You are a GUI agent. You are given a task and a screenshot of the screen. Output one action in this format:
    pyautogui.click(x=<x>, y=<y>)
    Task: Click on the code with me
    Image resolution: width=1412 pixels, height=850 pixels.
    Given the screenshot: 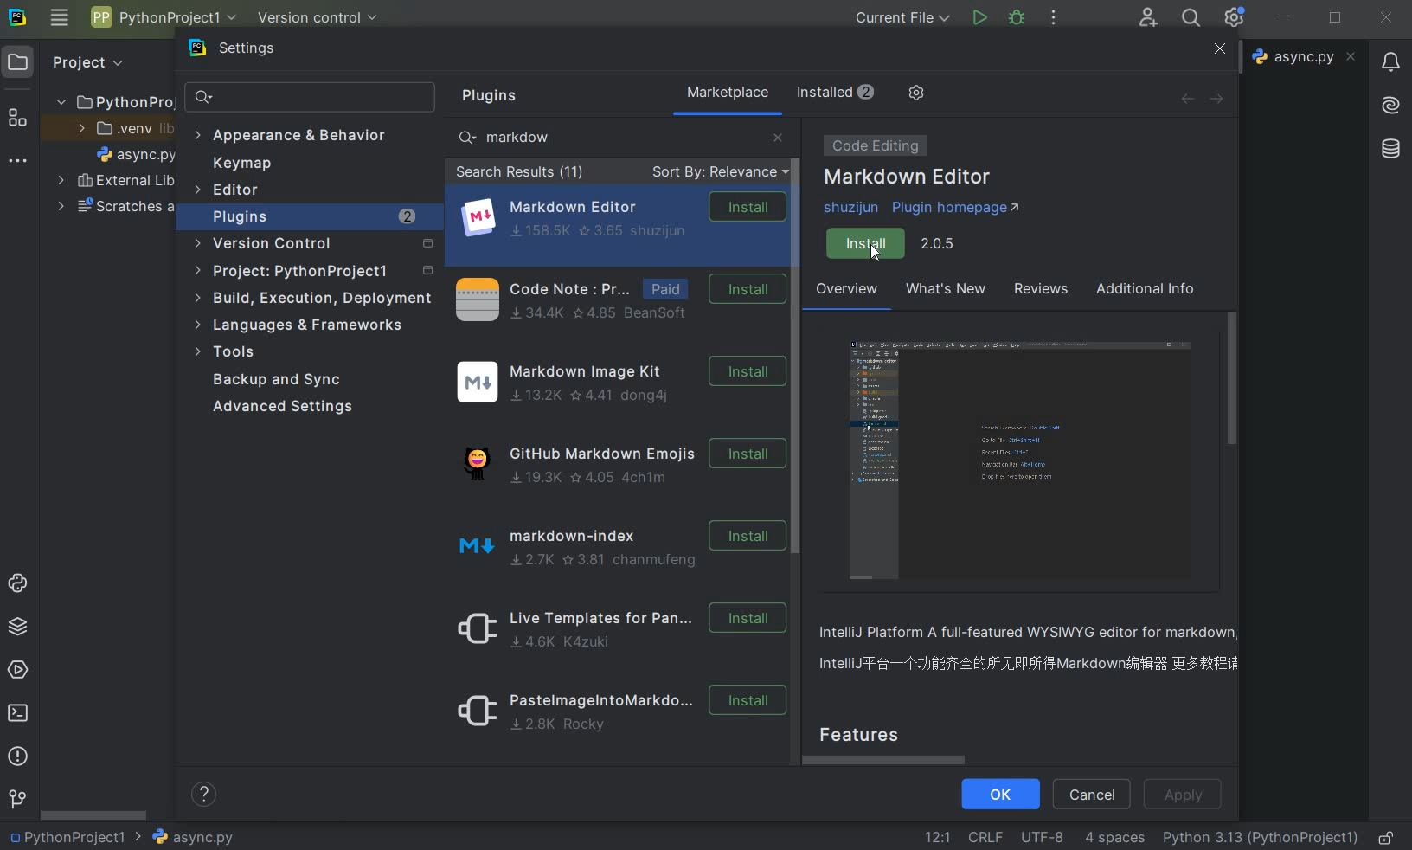 What is the action you would take?
    pyautogui.click(x=1149, y=19)
    